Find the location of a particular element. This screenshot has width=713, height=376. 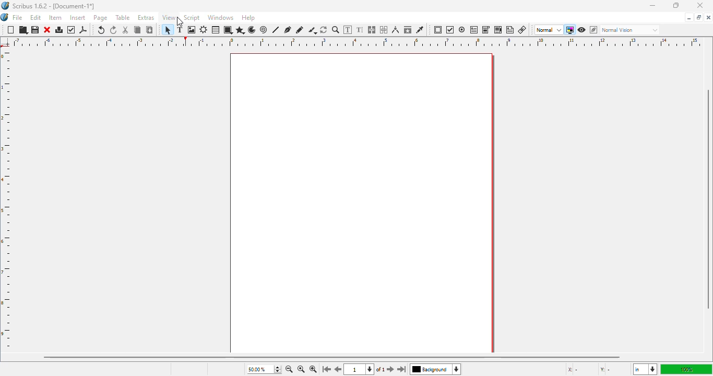

preflight verifier is located at coordinates (72, 30).